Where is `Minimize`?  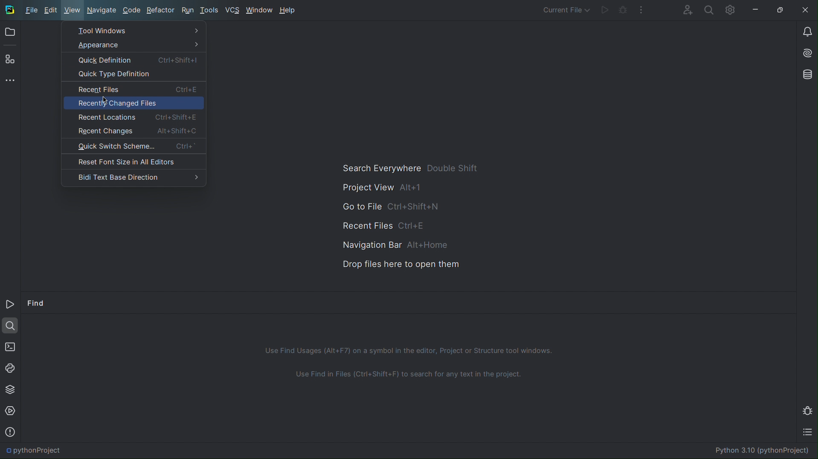 Minimize is located at coordinates (756, 10).